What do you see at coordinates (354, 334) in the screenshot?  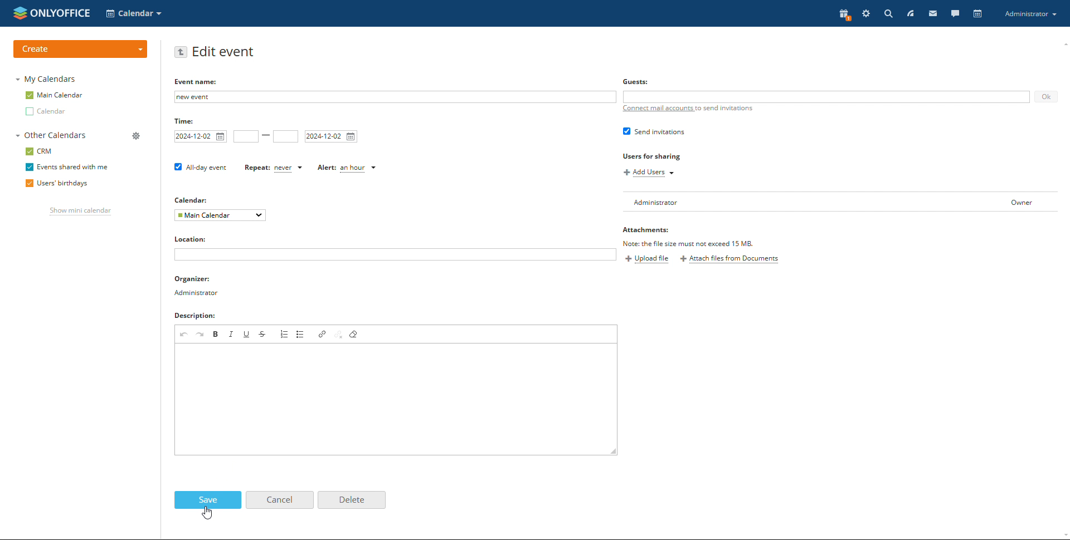 I see `remove format` at bounding box center [354, 334].